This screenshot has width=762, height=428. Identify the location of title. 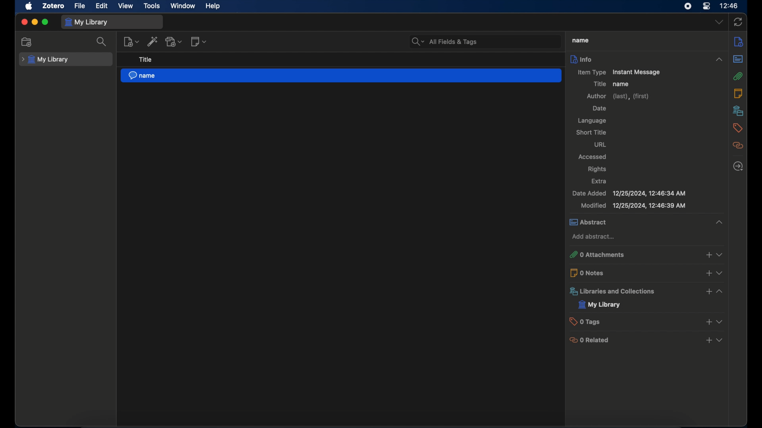
(145, 59).